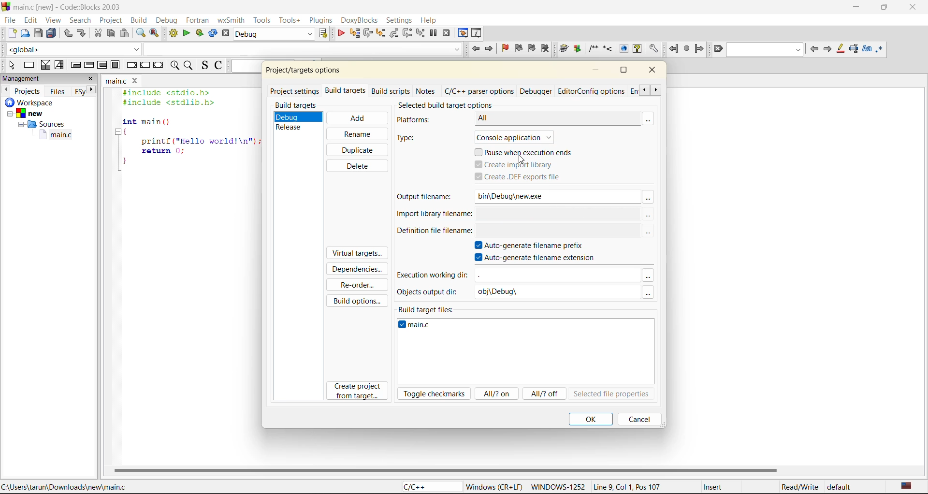 The width and height of the screenshot is (928, 494). What do you see at coordinates (52, 20) in the screenshot?
I see `view` at bounding box center [52, 20].